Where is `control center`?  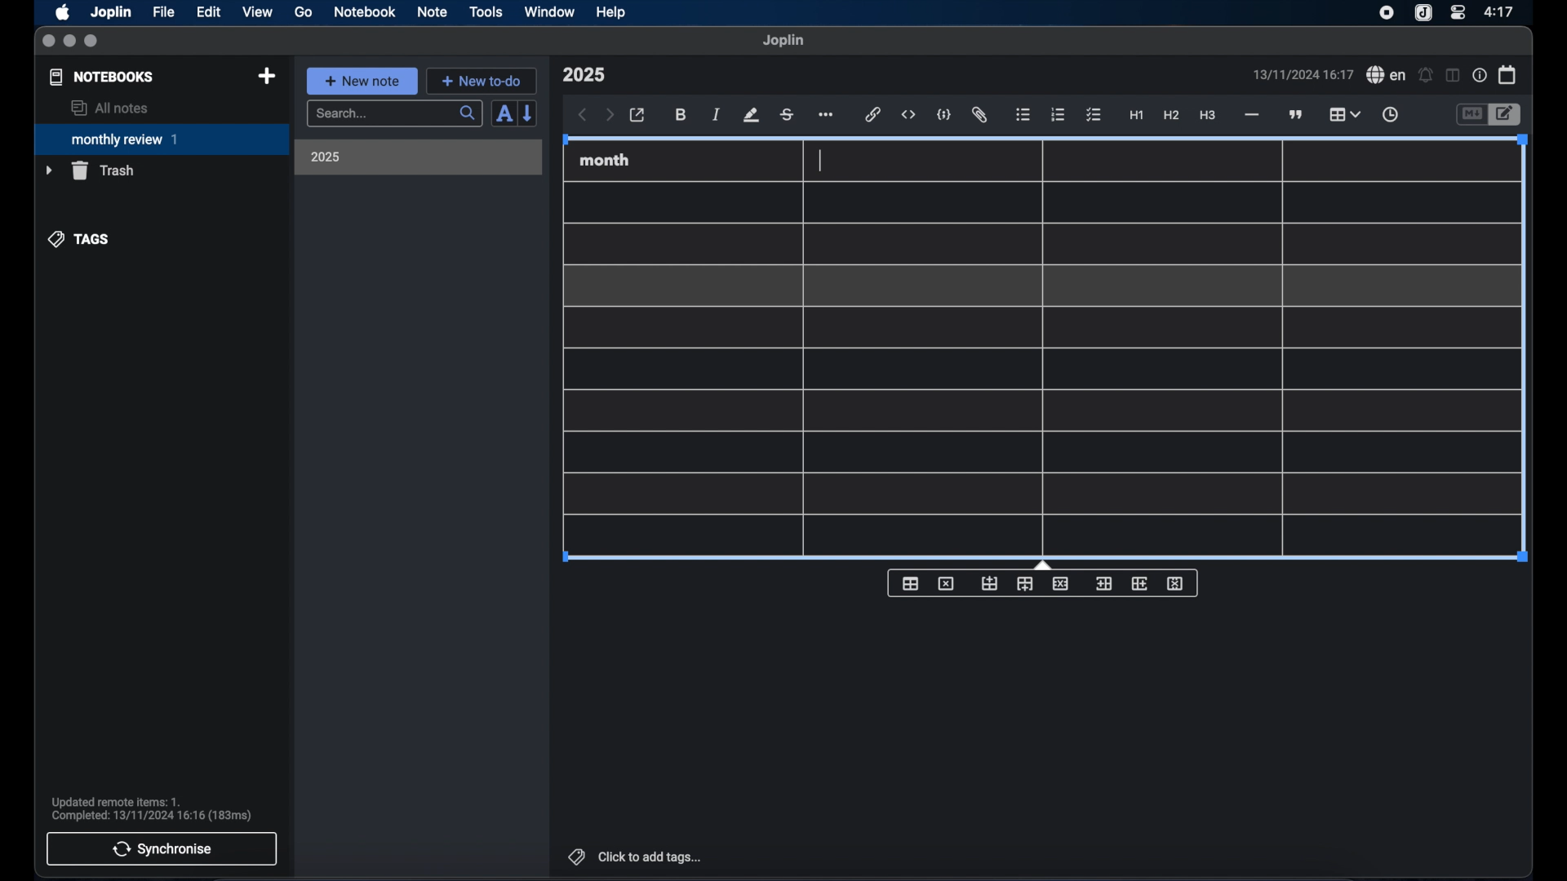
control center is located at coordinates (1457, 11).